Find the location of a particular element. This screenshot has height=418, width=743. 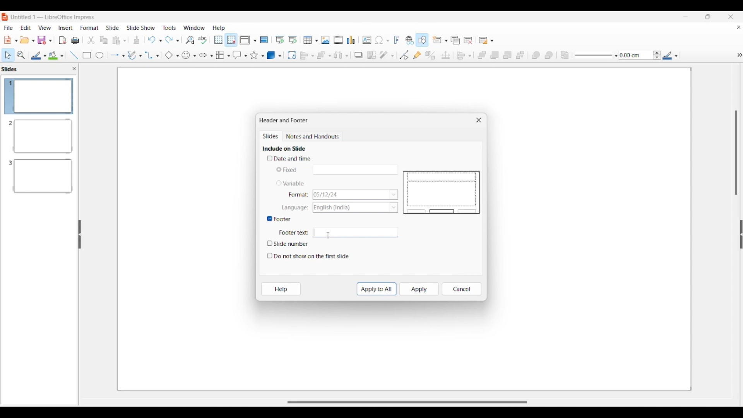

Zoom and pan is located at coordinates (21, 55).